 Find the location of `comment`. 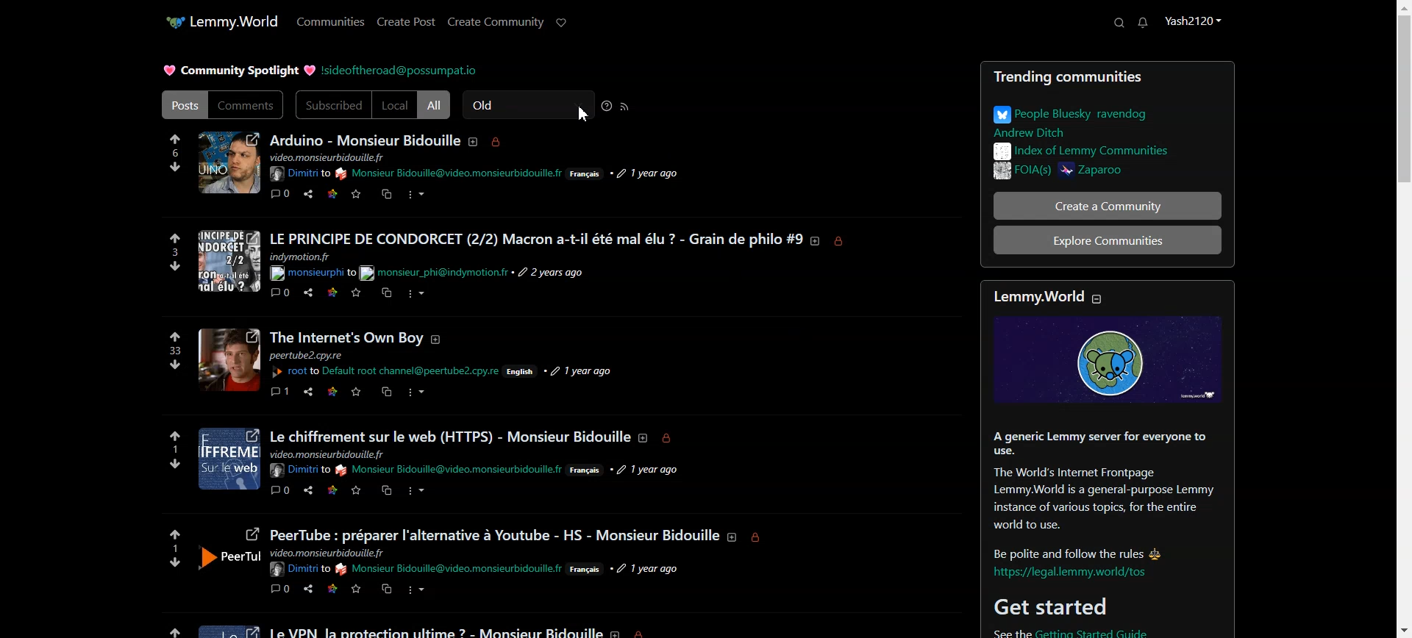

comment is located at coordinates (280, 389).